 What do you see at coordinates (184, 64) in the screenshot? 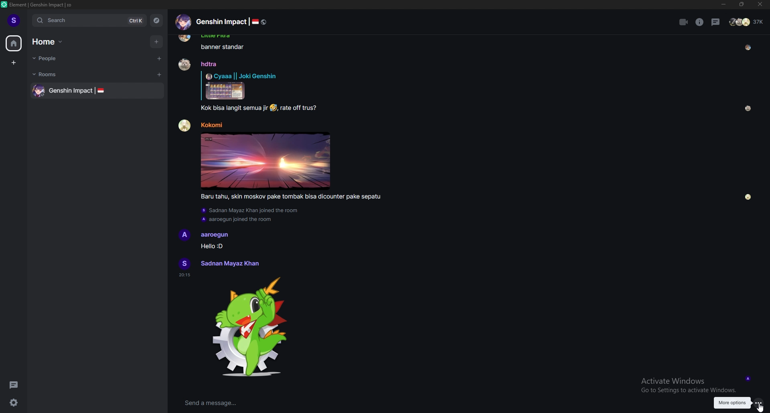
I see `Profile picture` at bounding box center [184, 64].